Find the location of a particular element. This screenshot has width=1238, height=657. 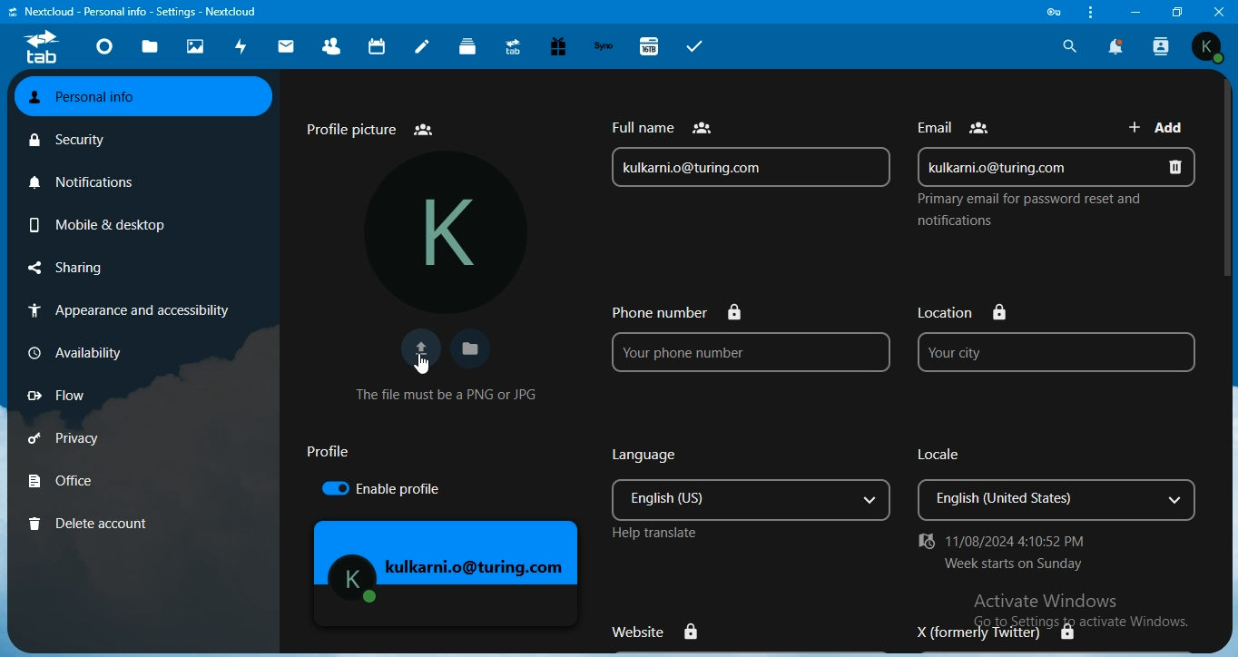

free trial is located at coordinates (559, 47).